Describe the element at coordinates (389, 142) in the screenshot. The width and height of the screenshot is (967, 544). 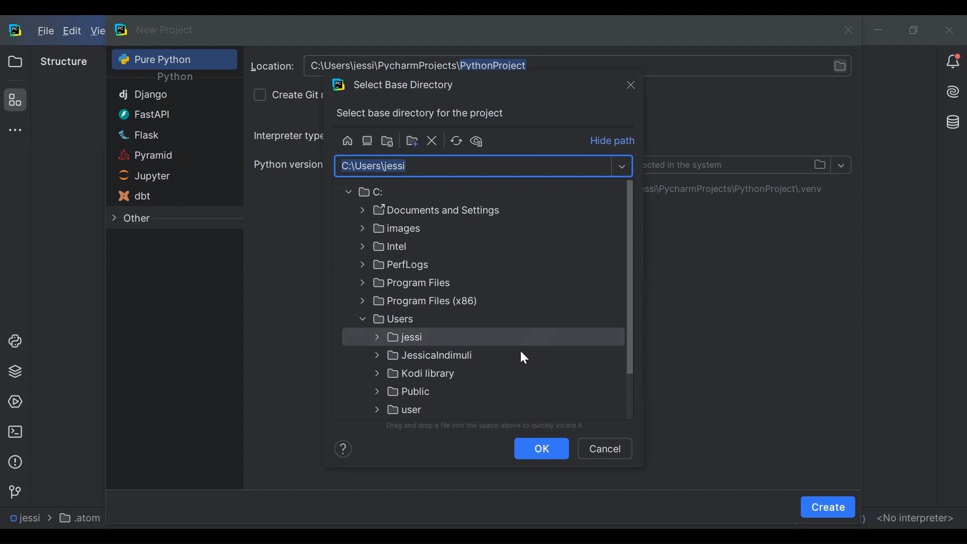
I see `Project Directory` at that location.